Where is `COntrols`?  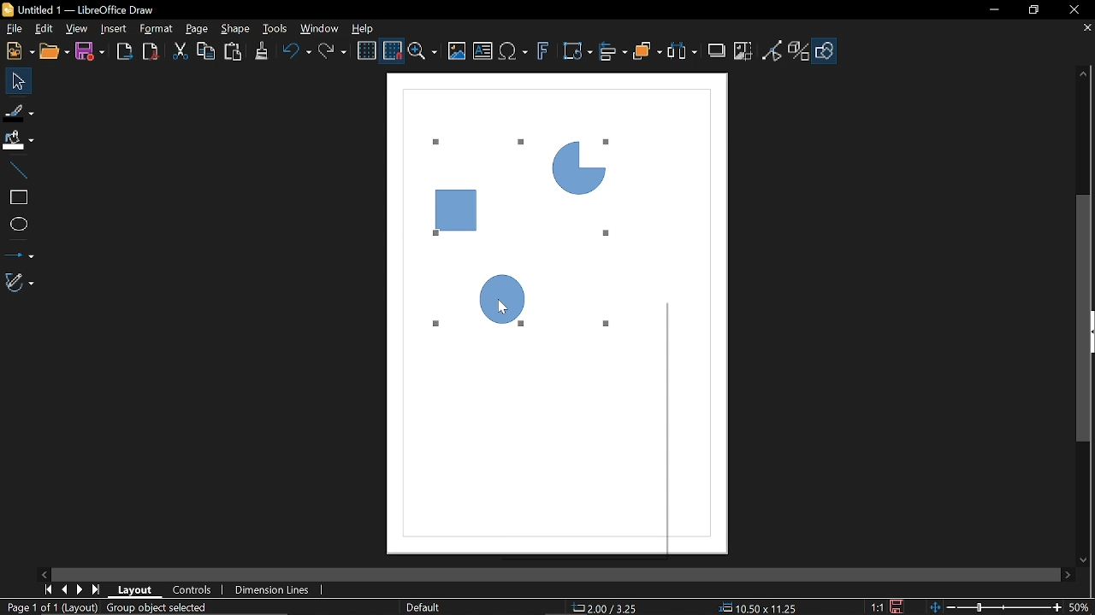
COntrols is located at coordinates (192, 590).